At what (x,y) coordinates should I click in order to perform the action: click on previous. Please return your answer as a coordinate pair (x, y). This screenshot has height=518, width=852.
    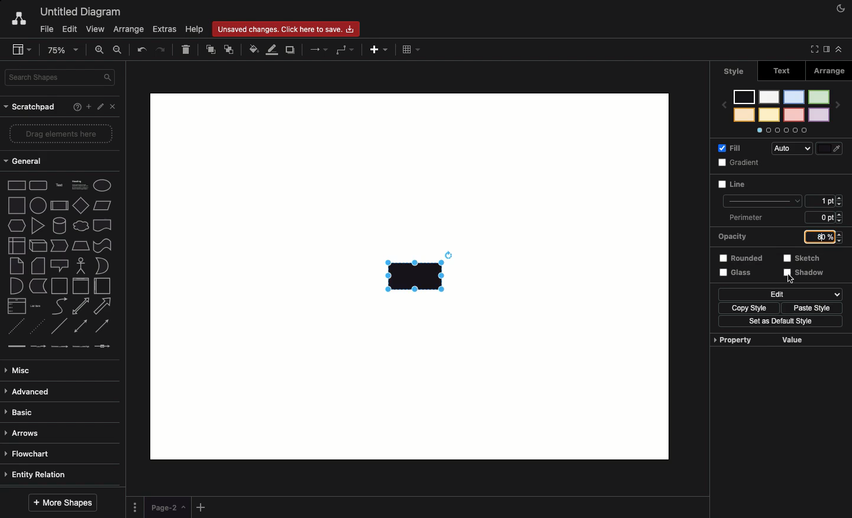
    Looking at the image, I should click on (723, 104).